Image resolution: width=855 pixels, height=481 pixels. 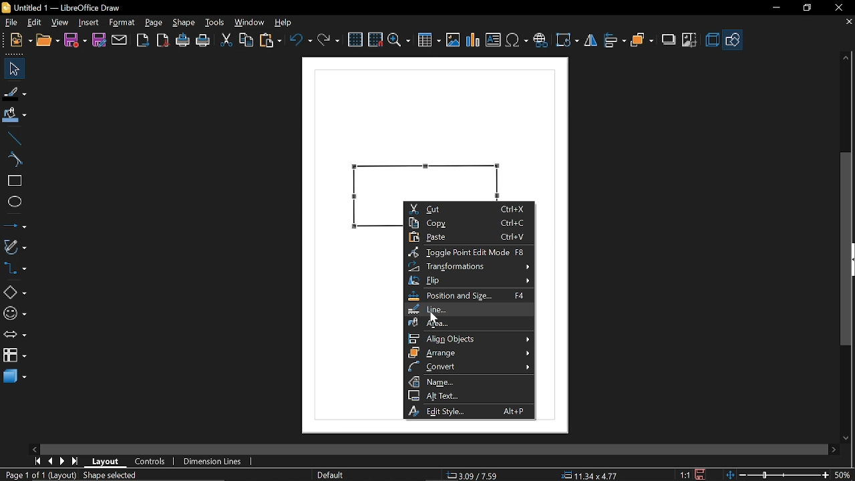 What do you see at coordinates (118, 41) in the screenshot?
I see `attach` at bounding box center [118, 41].